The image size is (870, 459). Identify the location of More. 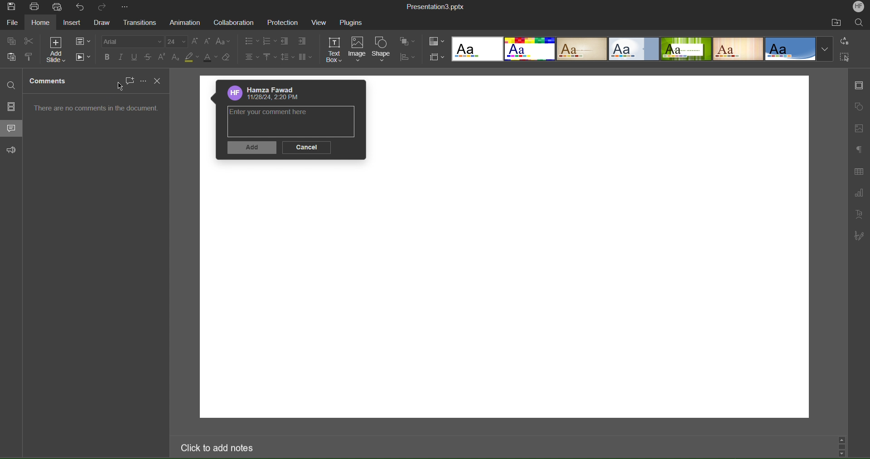
(124, 7).